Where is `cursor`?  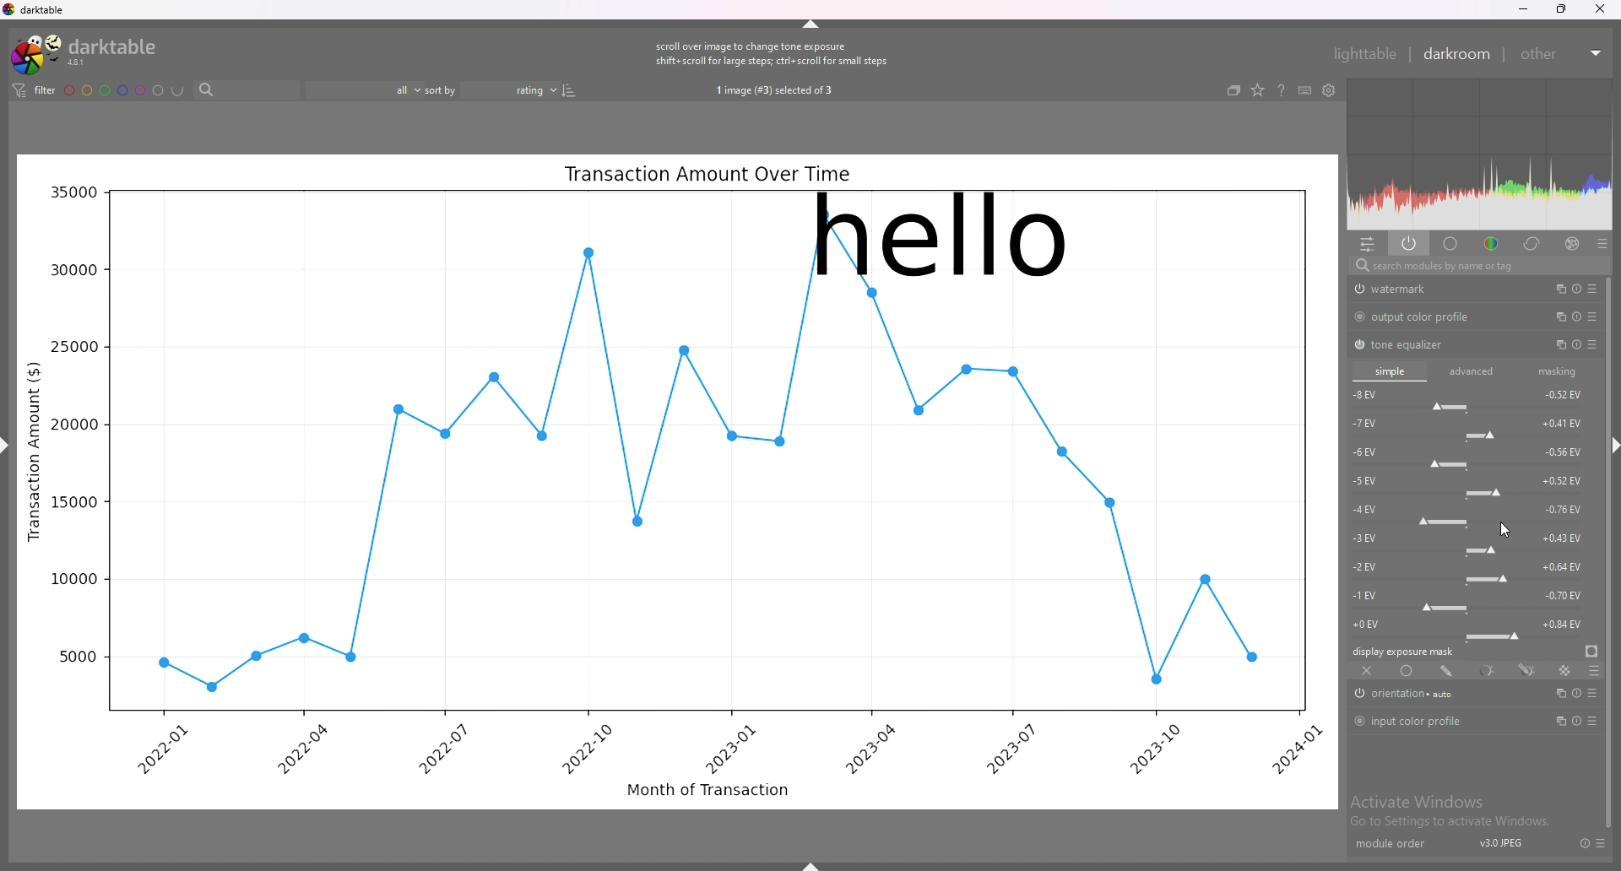
cursor is located at coordinates (1504, 529).